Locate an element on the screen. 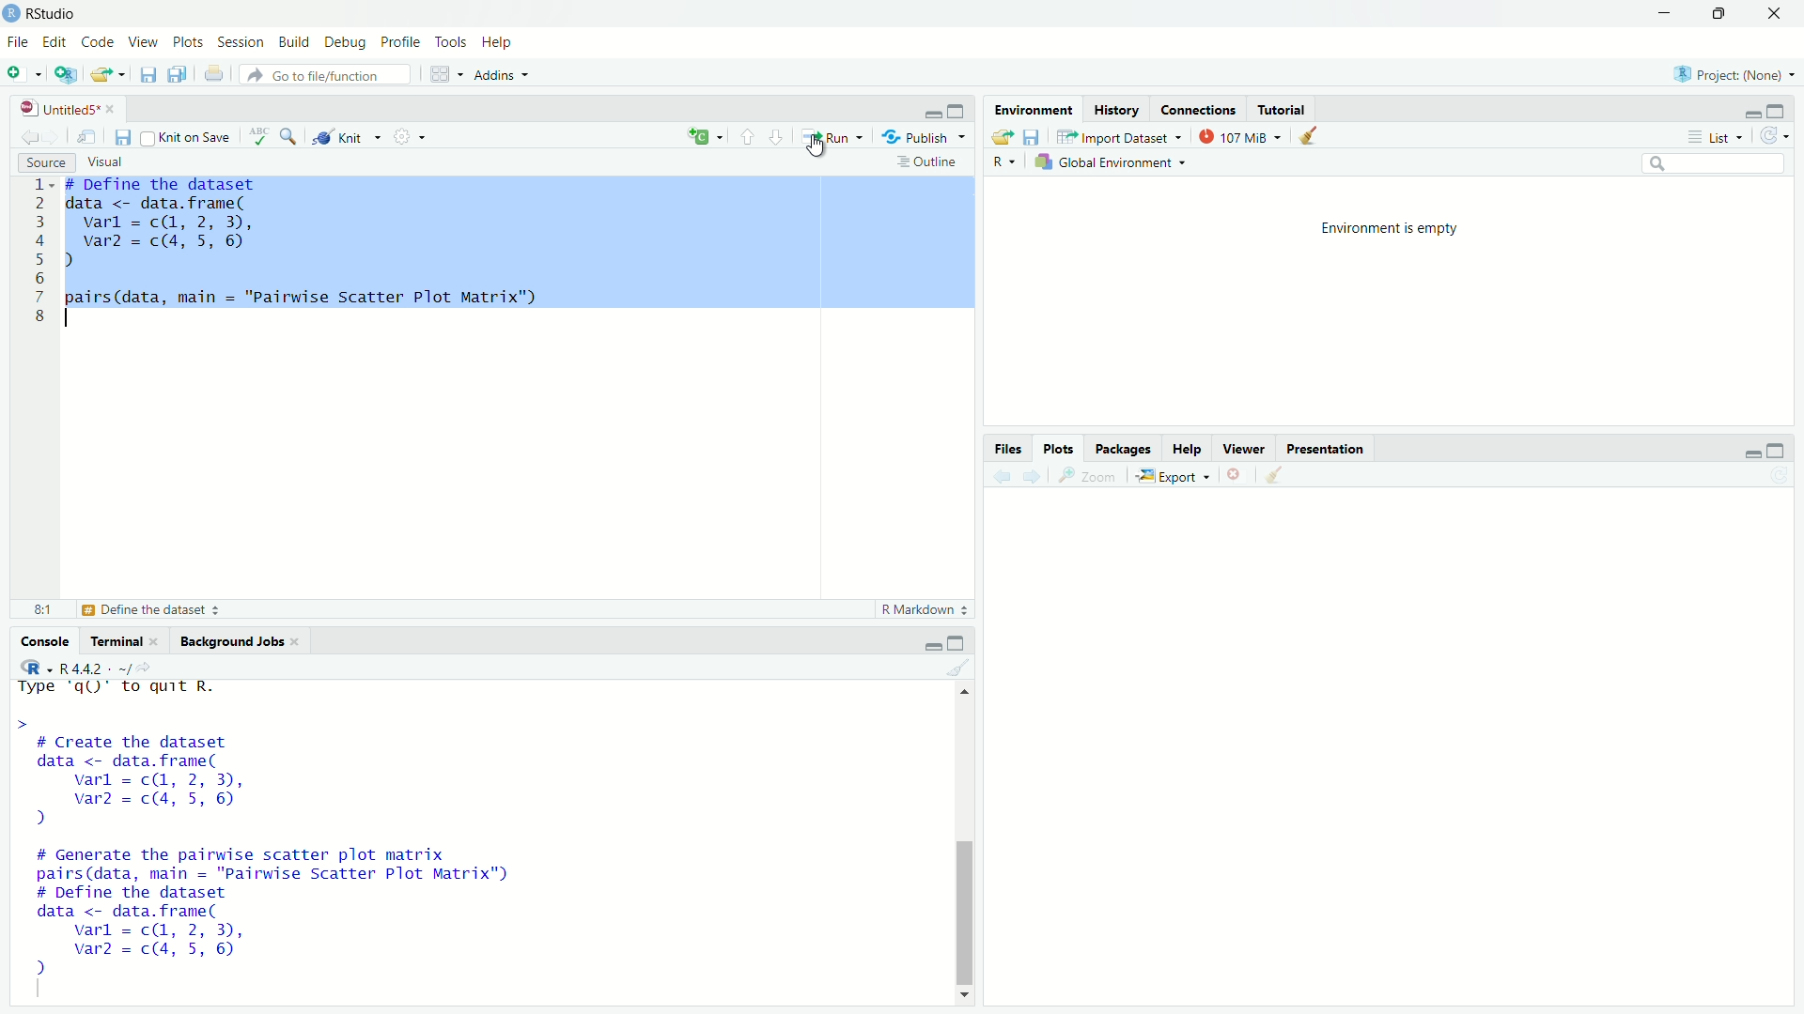  Minimize is located at coordinates (1752, 453).